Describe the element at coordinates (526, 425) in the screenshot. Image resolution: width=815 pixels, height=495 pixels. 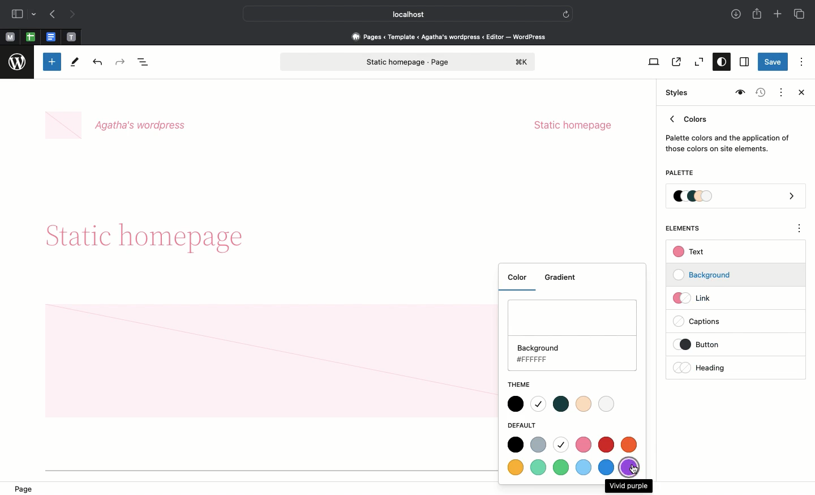
I see `Default` at that location.